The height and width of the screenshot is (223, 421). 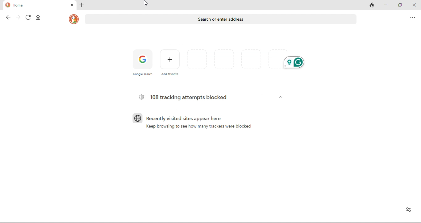 I want to click on home, so click(x=23, y=5).